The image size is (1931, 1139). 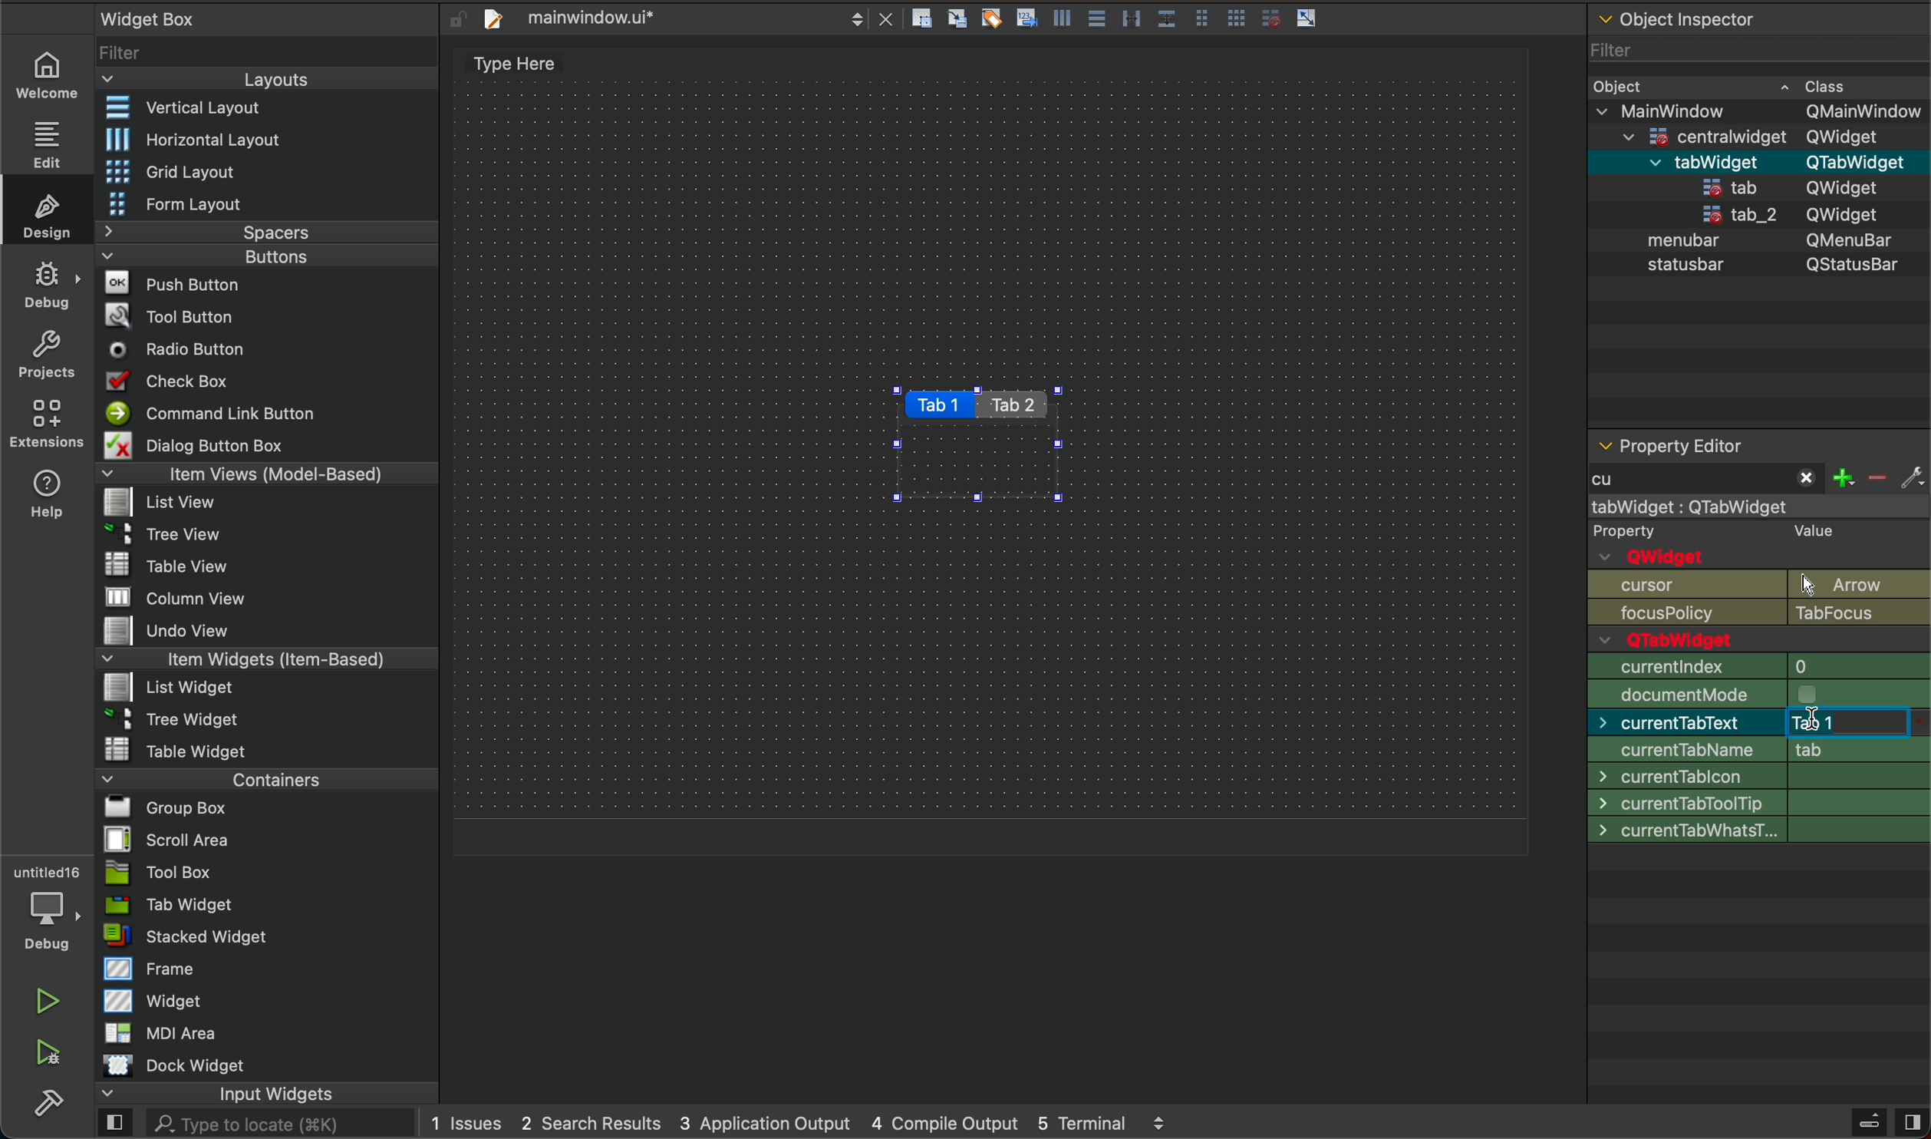 I want to click on Spacers, so click(x=269, y=233).